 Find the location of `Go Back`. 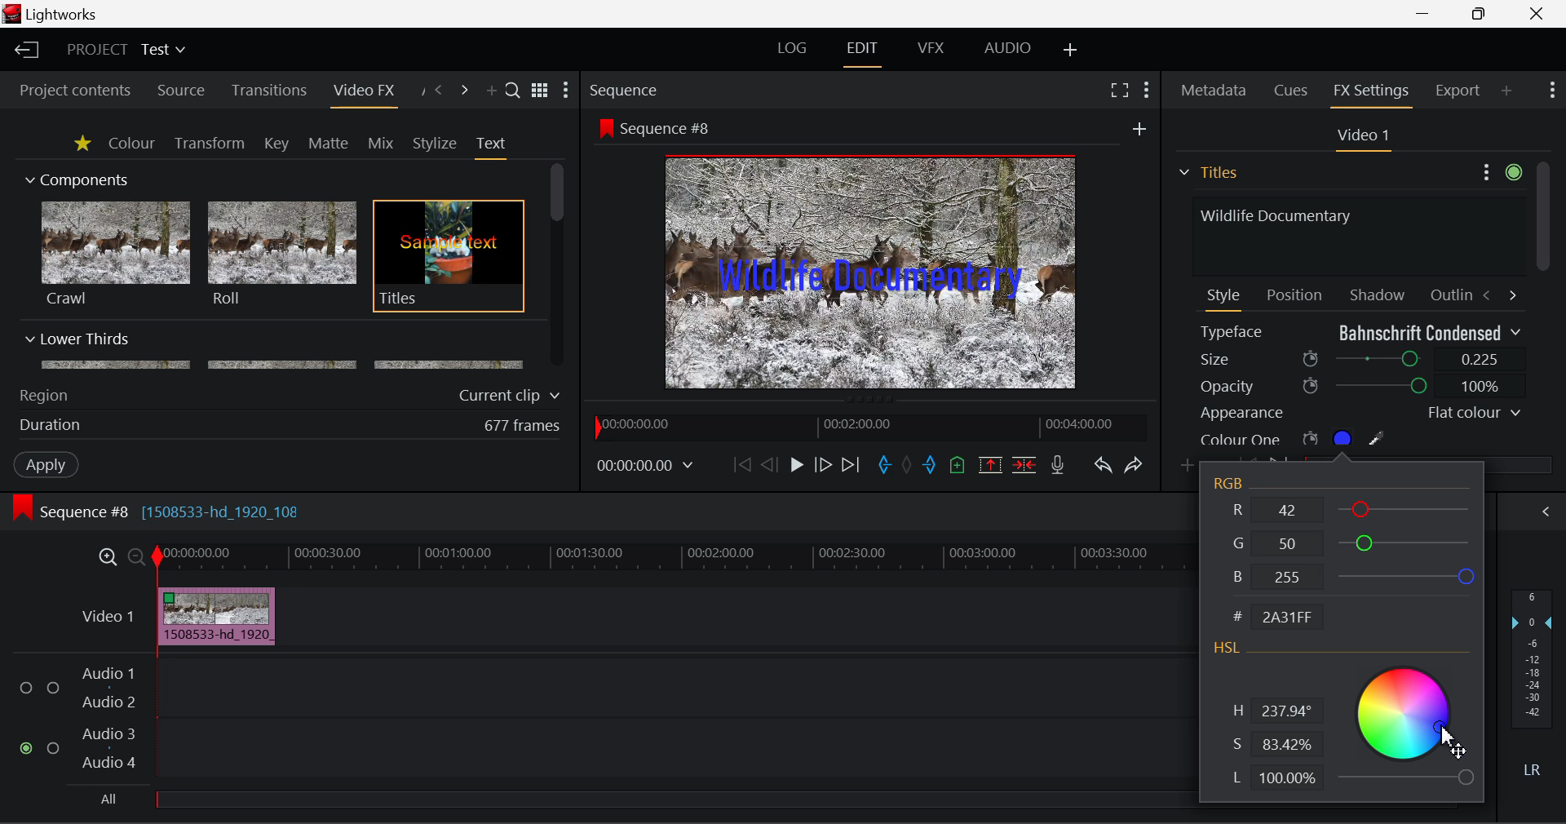

Go Back is located at coordinates (769, 464).